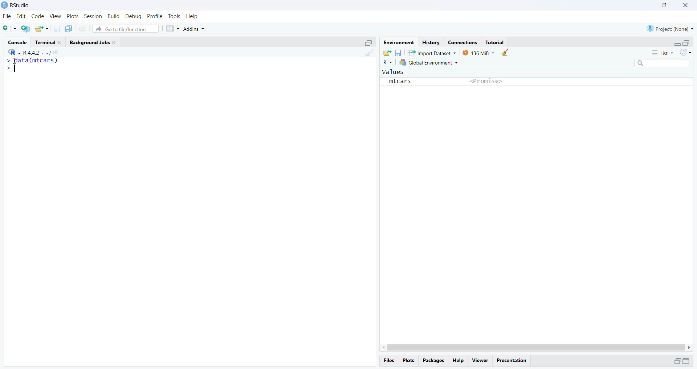 Image resolution: width=697 pixels, height=369 pixels. I want to click on R.4.4.2~/, so click(34, 52).